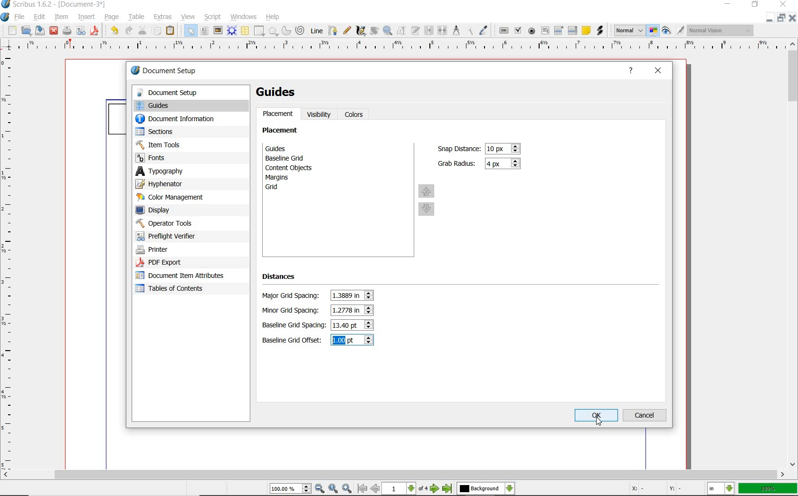 Image resolution: width=798 pixels, height=496 pixels. What do you see at coordinates (283, 132) in the screenshot?
I see `placement` at bounding box center [283, 132].